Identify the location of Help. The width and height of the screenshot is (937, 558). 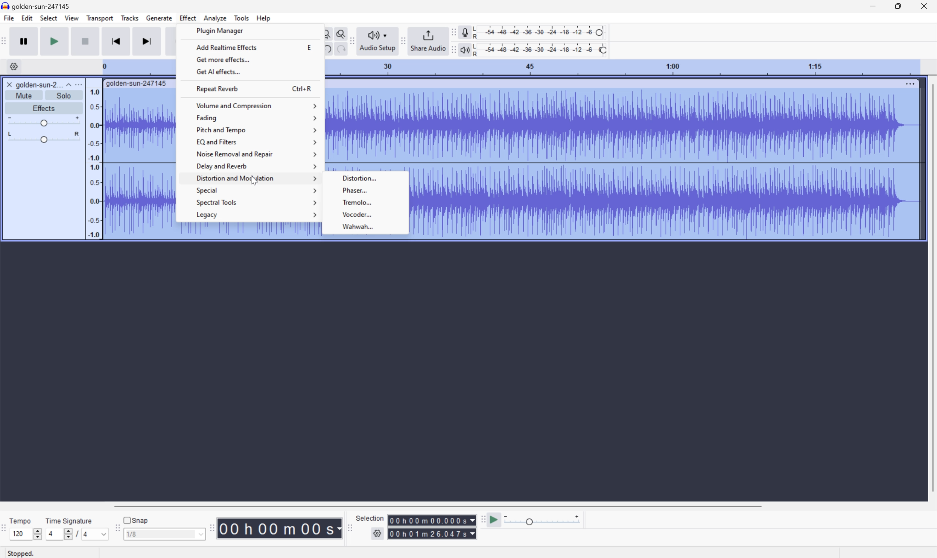
(264, 17).